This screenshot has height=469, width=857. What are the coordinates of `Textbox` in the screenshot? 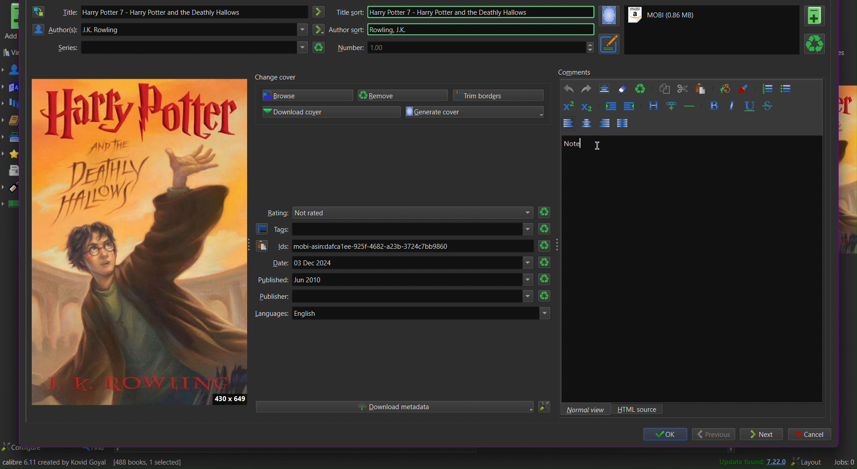 It's located at (692, 270).